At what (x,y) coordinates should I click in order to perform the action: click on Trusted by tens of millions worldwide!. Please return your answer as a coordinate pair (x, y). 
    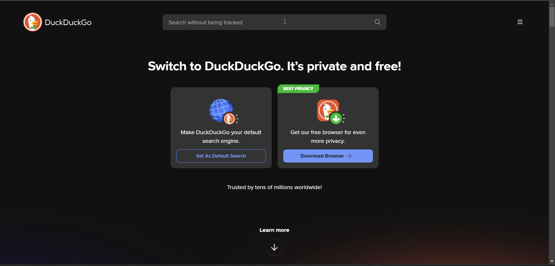
    Looking at the image, I should click on (275, 188).